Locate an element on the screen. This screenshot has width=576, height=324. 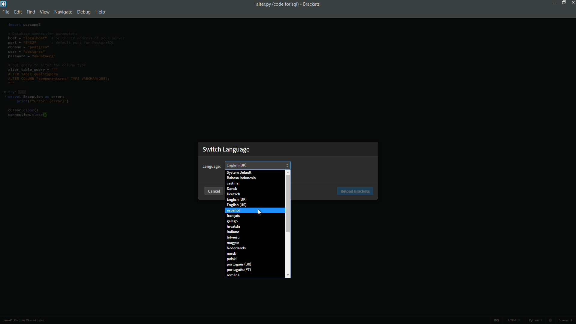
cursor on español is located at coordinates (260, 211).